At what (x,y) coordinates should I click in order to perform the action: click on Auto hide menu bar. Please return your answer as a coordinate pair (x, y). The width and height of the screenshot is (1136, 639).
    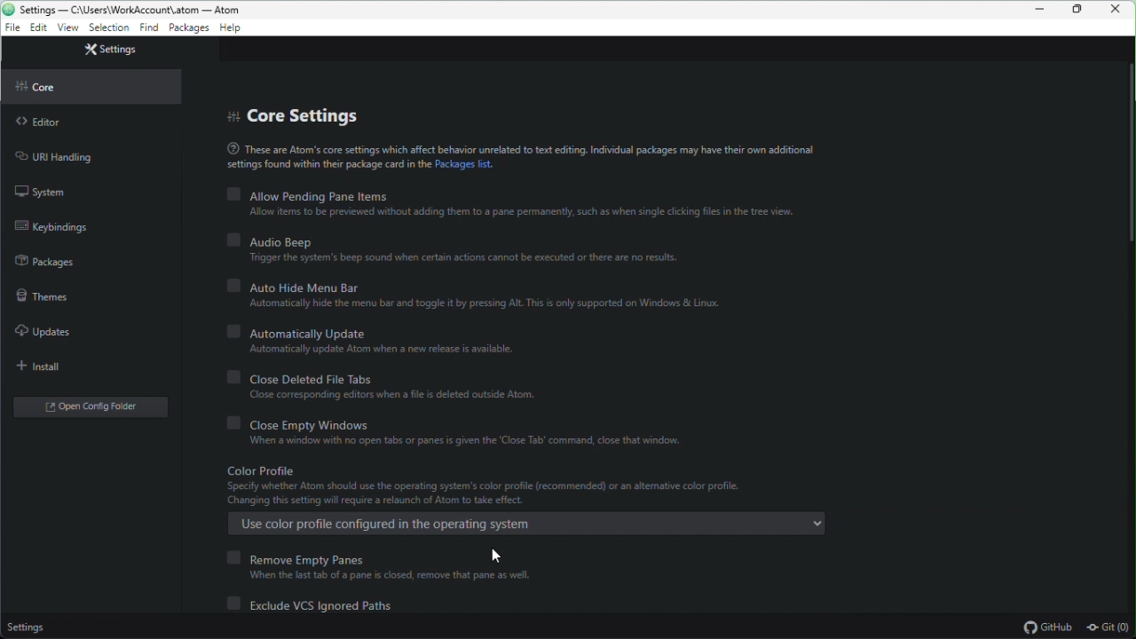
    Looking at the image, I should click on (482, 296).